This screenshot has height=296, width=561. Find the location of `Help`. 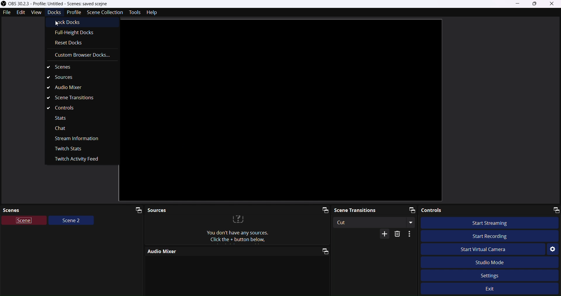

Help is located at coordinates (153, 13).